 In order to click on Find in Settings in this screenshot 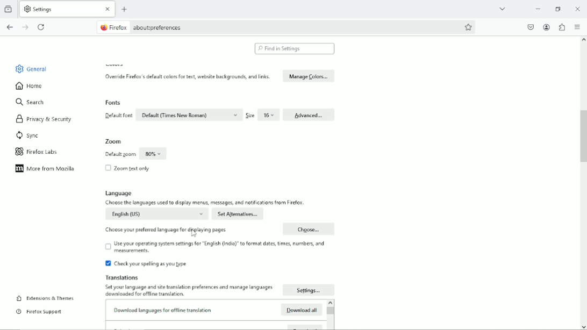, I will do `click(294, 49)`.